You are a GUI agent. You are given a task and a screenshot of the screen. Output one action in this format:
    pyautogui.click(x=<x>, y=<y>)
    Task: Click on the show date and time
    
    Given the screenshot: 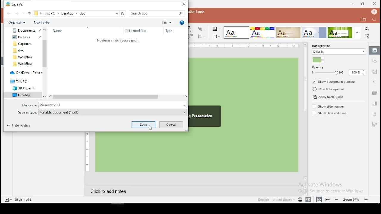 What is the action you would take?
    pyautogui.click(x=329, y=113)
    